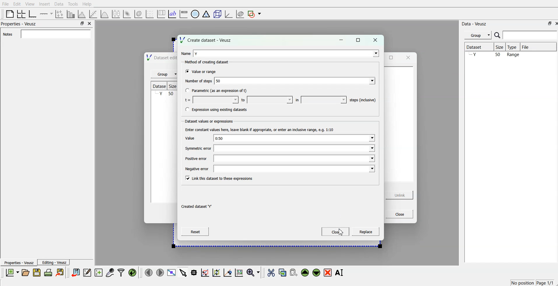 This screenshot has width=558, height=286. I want to click on Notes field, so click(55, 34).